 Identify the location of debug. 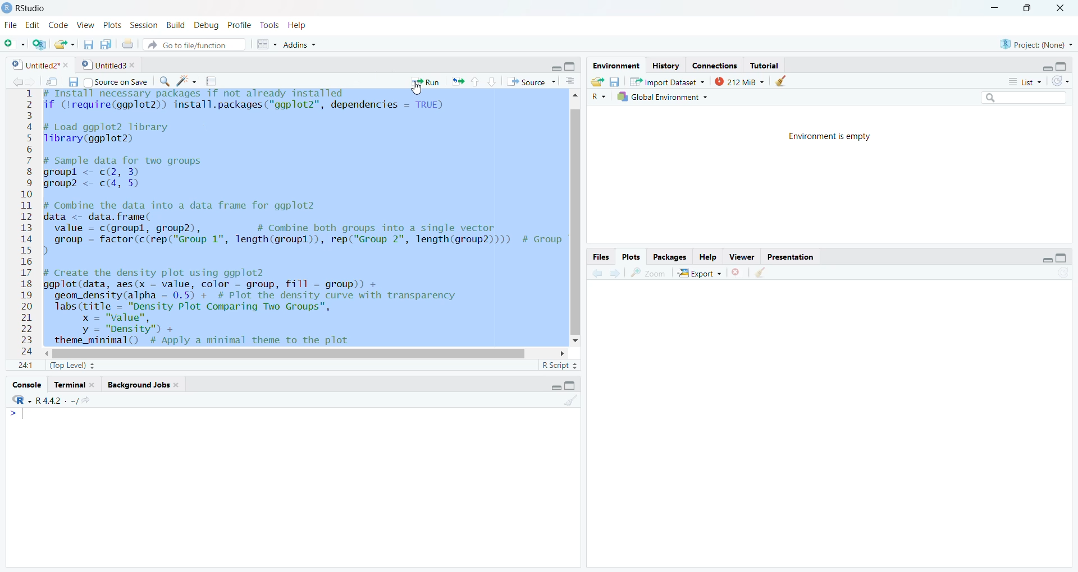
(205, 25).